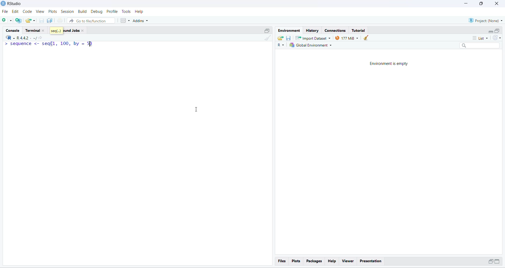 The width and height of the screenshot is (505, 268). I want to click on import datasets, so click(313, 38).